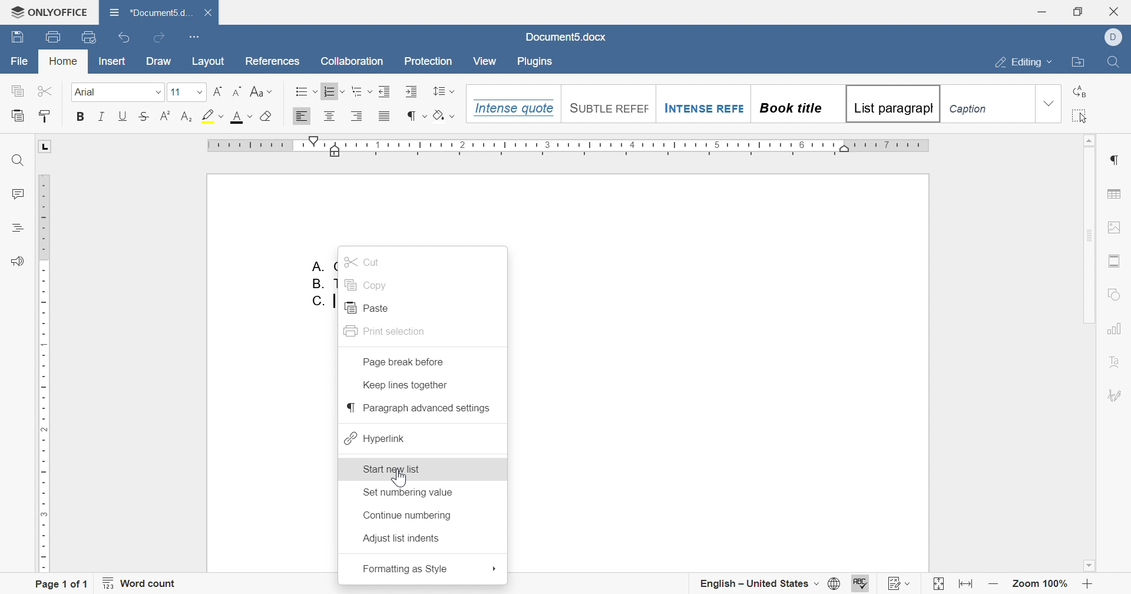  I want to click on shape settings, so click(1112, 293).